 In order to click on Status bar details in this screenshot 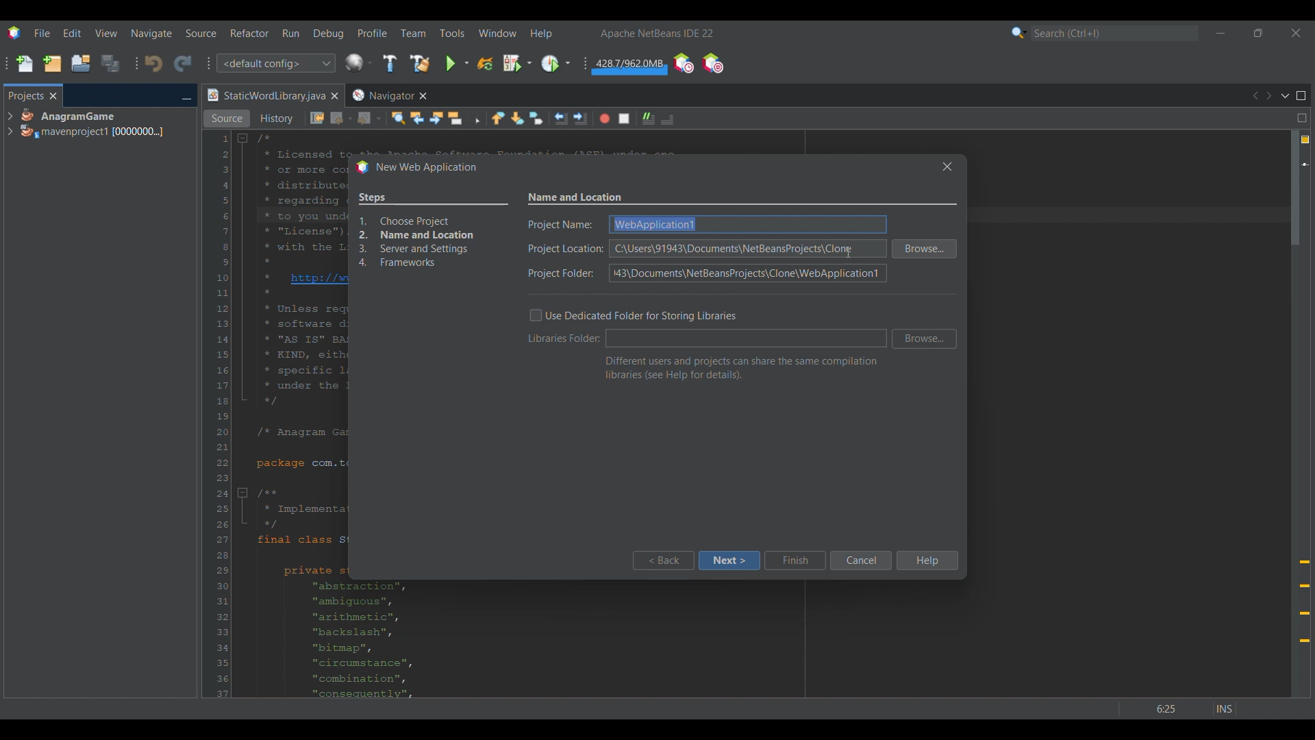, I will do `click(1178, 708)`.